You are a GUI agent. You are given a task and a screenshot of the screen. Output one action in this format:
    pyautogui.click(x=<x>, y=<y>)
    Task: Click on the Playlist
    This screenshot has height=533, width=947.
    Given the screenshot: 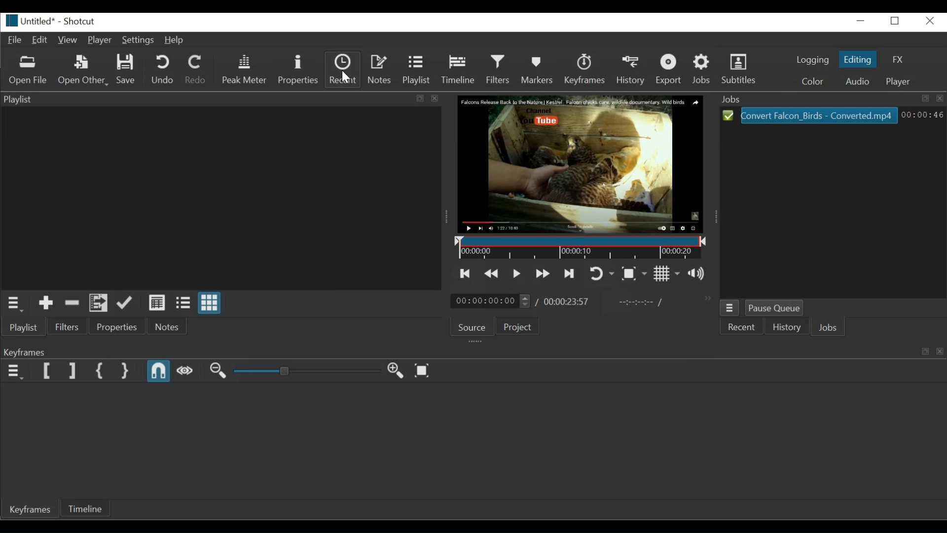 What is the action you would take?
    pyautogui.click(x=221, y=100)
    